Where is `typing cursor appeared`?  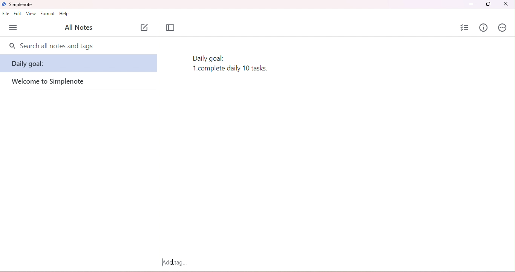
typing cursor appeared is located at coordinates (162, 262).